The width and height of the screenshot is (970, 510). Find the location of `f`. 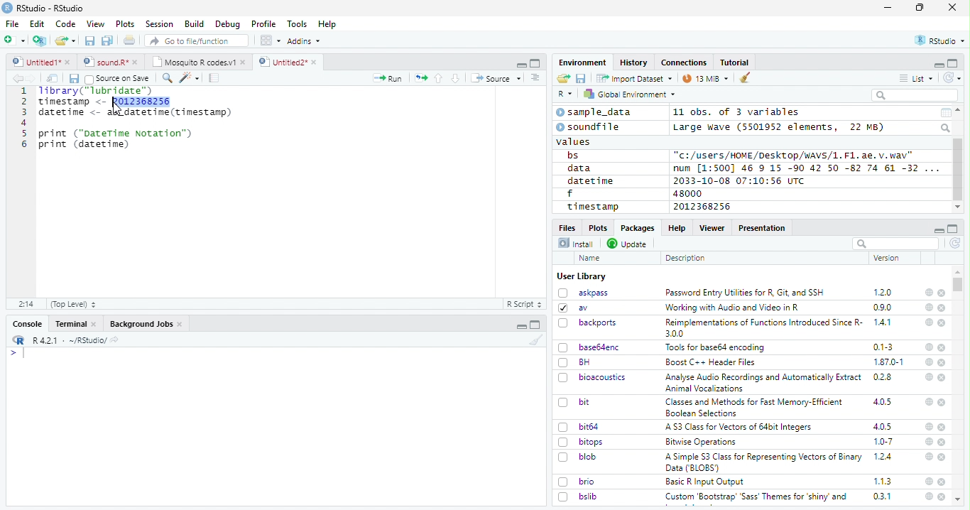

f is located at coordinates (570, 194).